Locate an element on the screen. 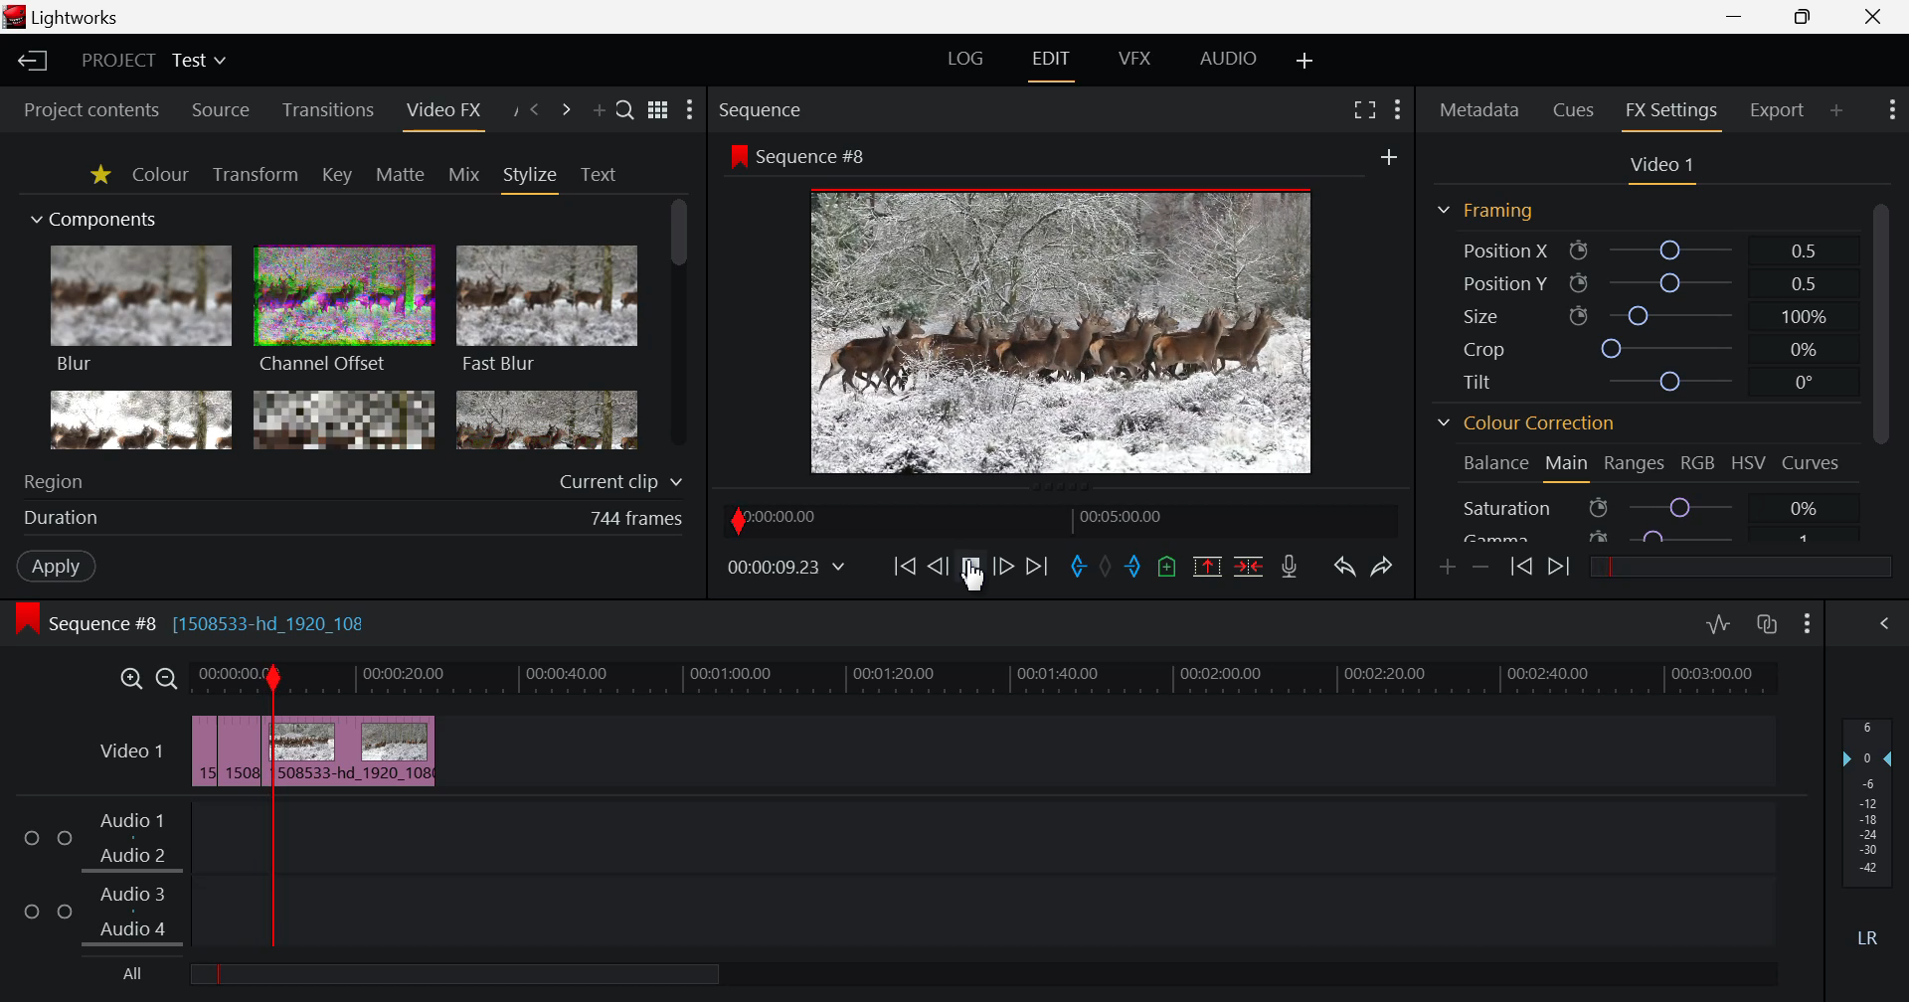 Image resolution: width=1909 pixels, height=1002 pixels. Main Tab Open is located at coordinates (1565, 466).